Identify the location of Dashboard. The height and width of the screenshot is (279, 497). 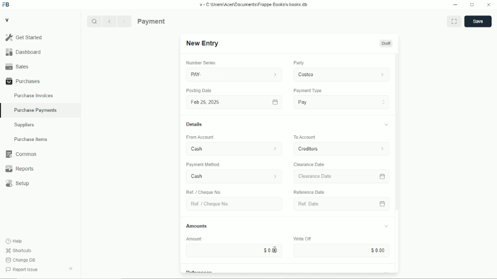
(40, 52).